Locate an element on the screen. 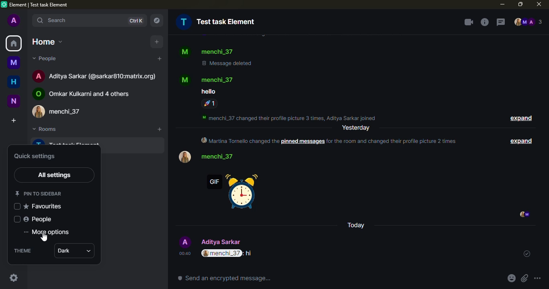 Image resolution: width=549 pixels, height=289 pixels. video call is located at coordinates (467, 22).